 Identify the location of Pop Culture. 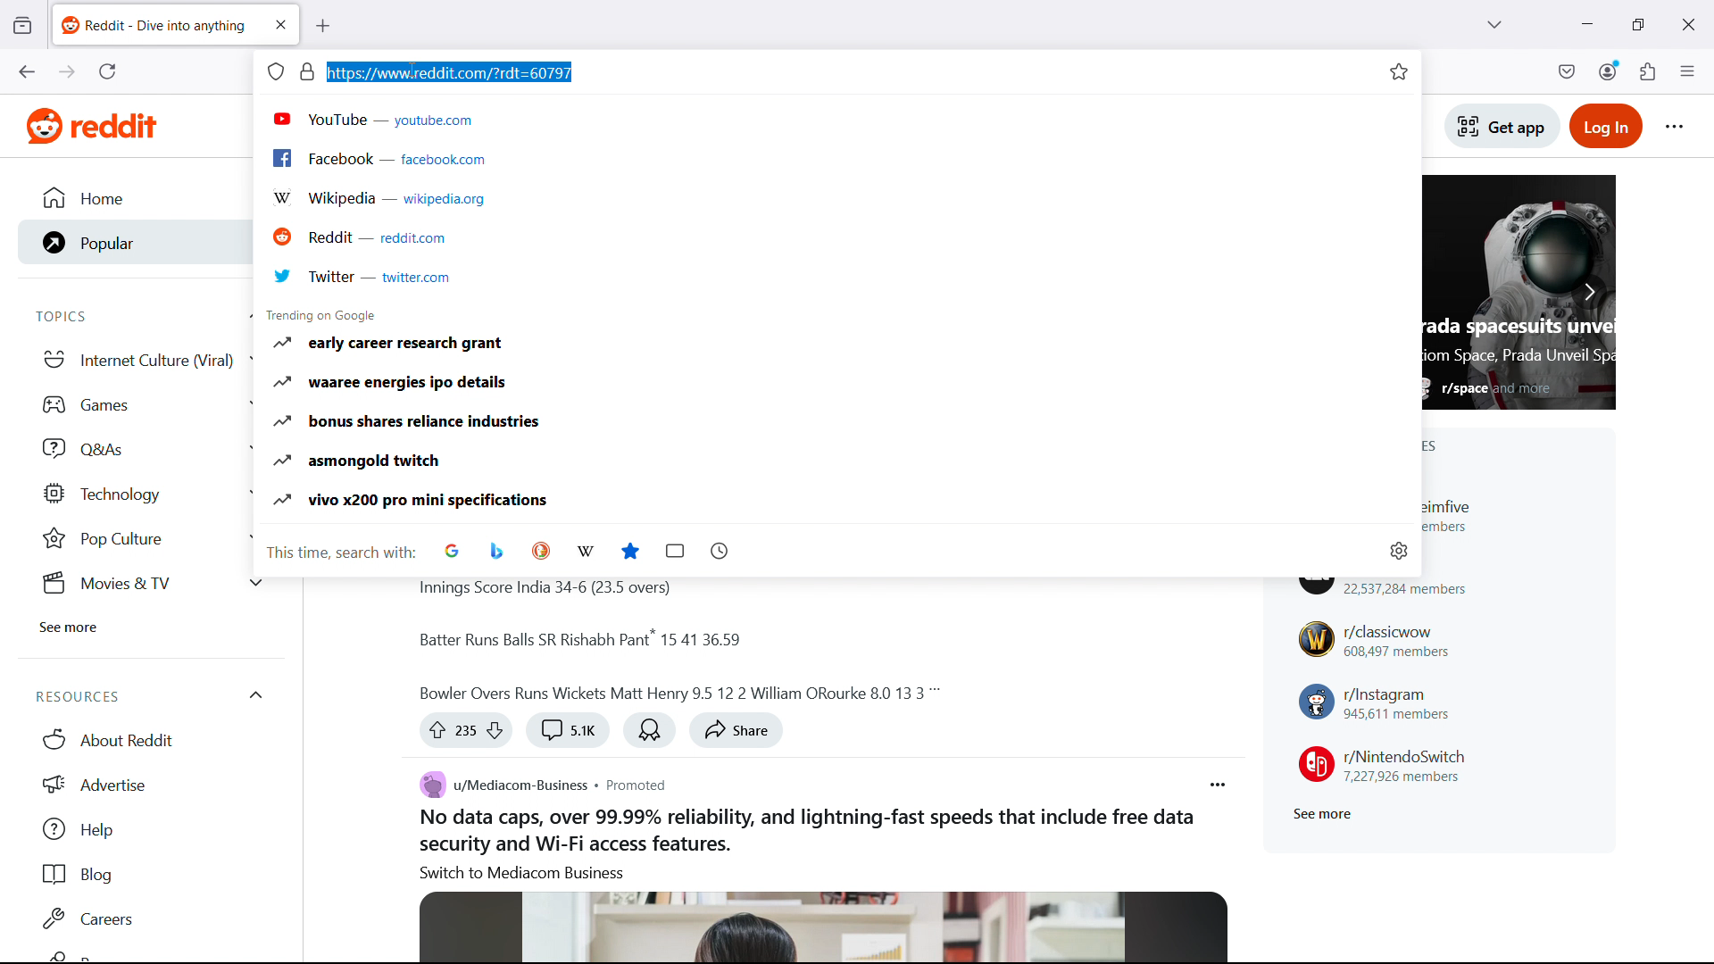
(131, 540).